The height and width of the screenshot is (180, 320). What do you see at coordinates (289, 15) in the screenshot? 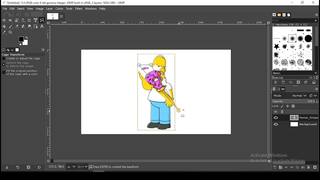
I see `document history` at bounding box center [289, 15].